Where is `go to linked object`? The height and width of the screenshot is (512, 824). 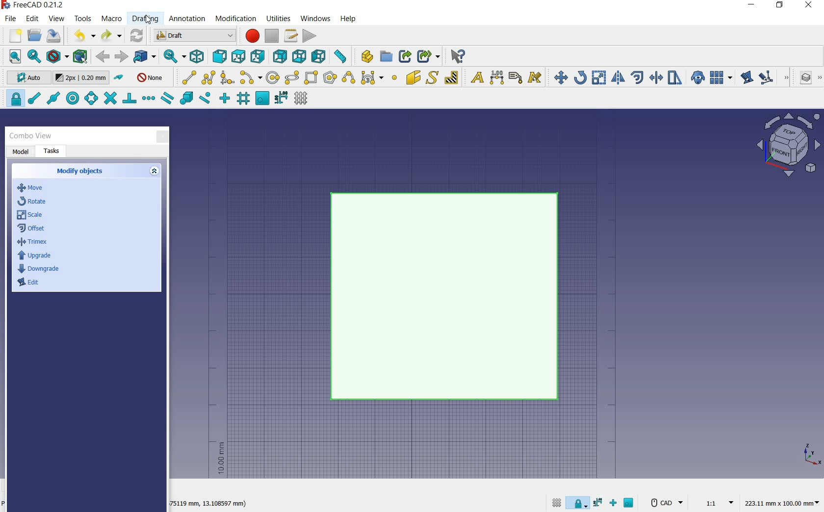
go to linked object is located at coordinates (145, 57).